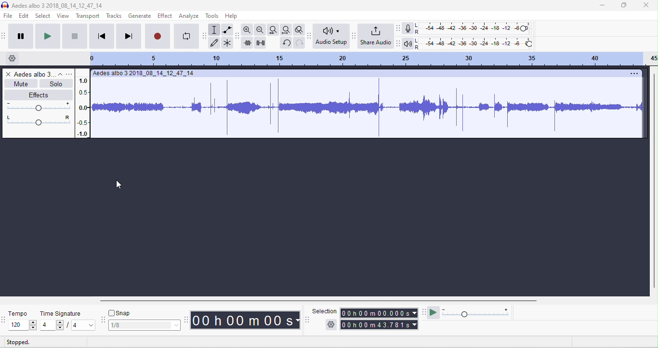 The height and width of the screenshot is (348, 658). Describe the element at coordinates (8, 15) in the screenshot. I see `file` at that location.